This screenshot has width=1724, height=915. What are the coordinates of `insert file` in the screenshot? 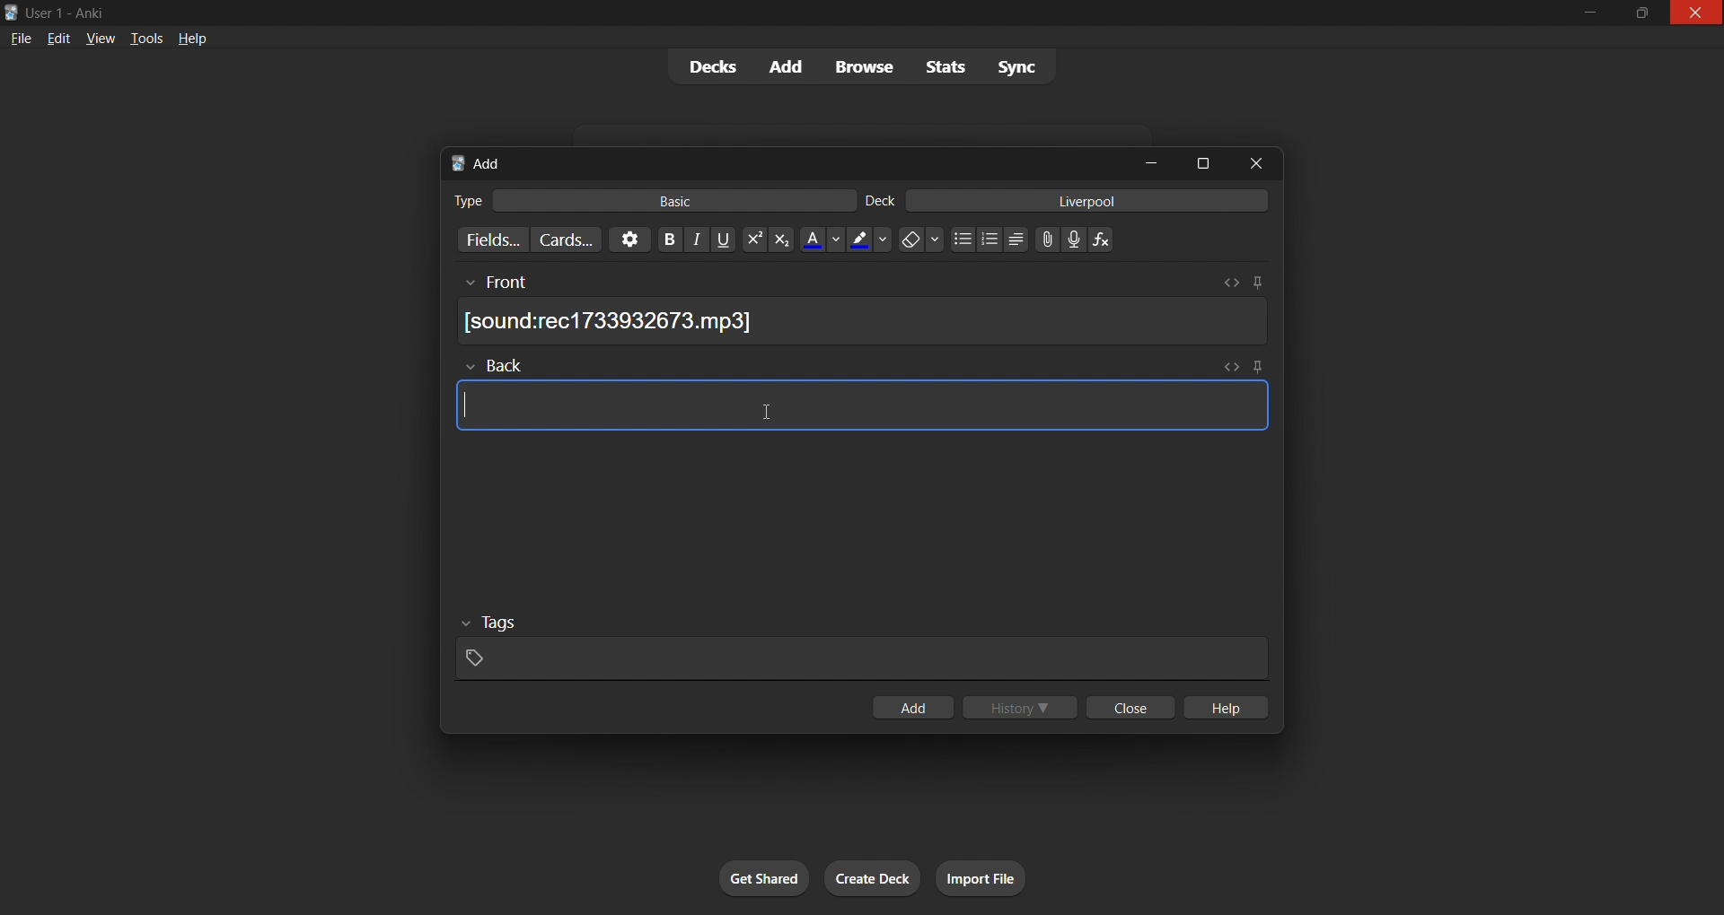 It's located at (1042, 237).